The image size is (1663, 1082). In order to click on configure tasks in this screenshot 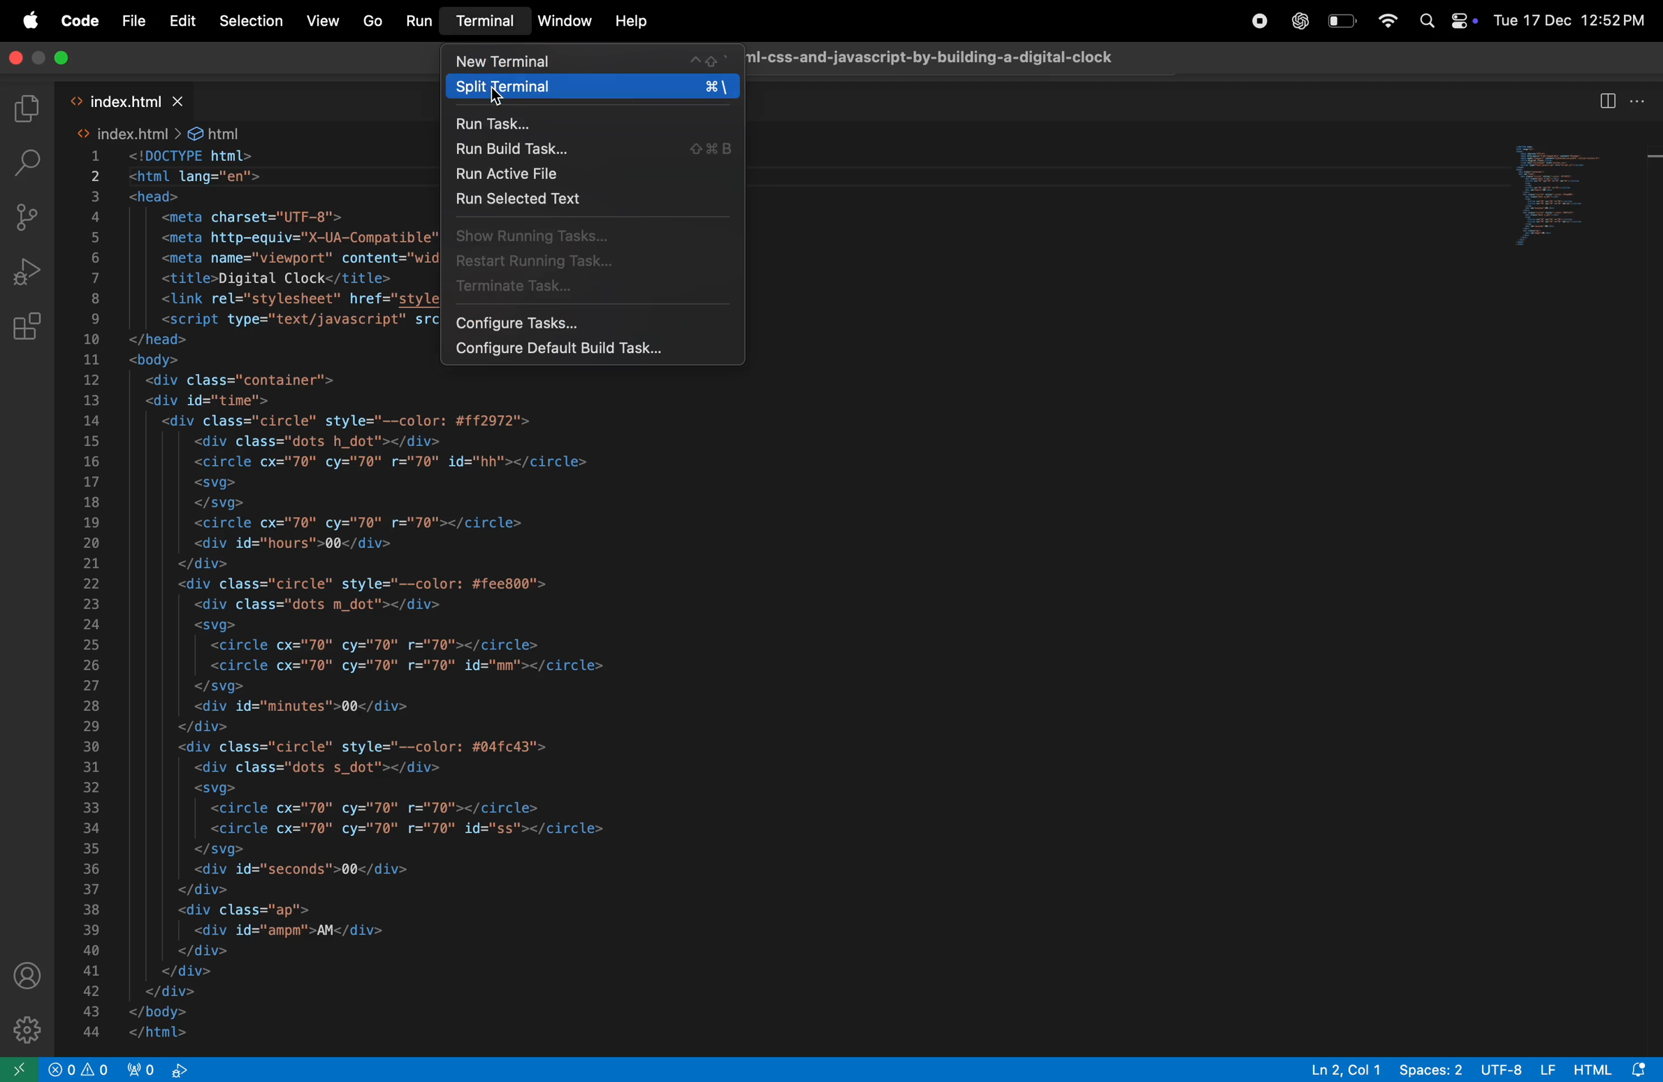, I will do `click(596, 324)`.